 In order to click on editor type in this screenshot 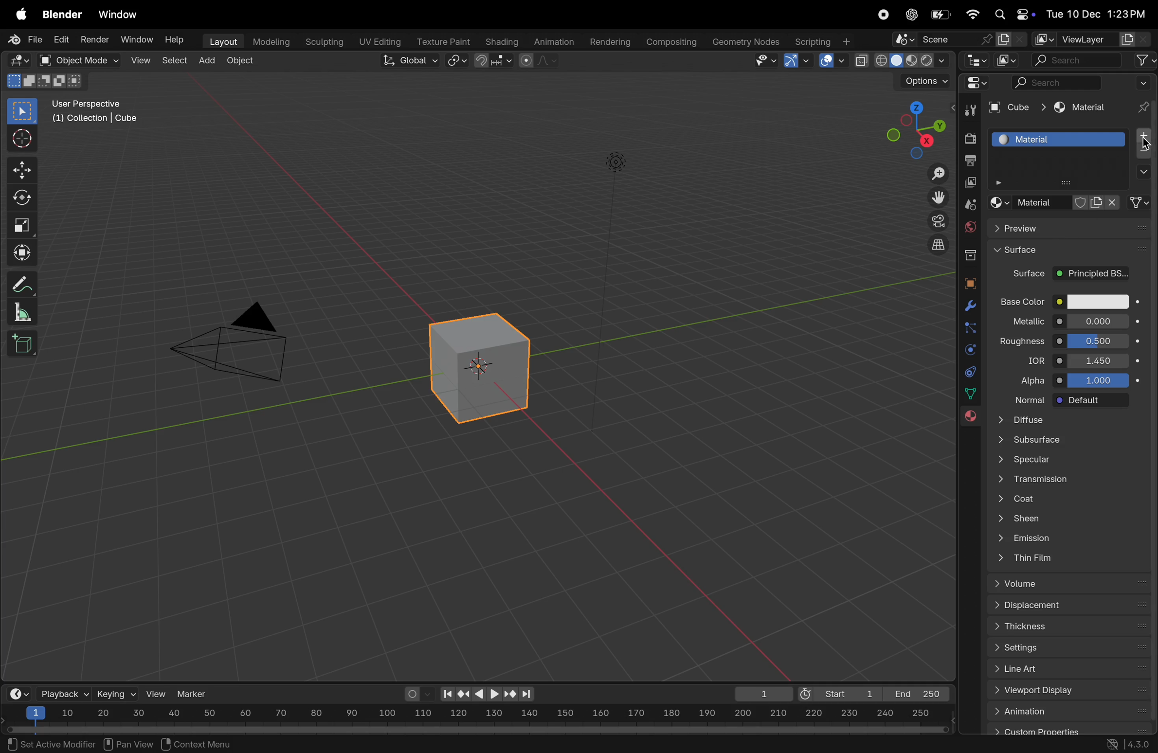, I will do `click(16, 59)`.